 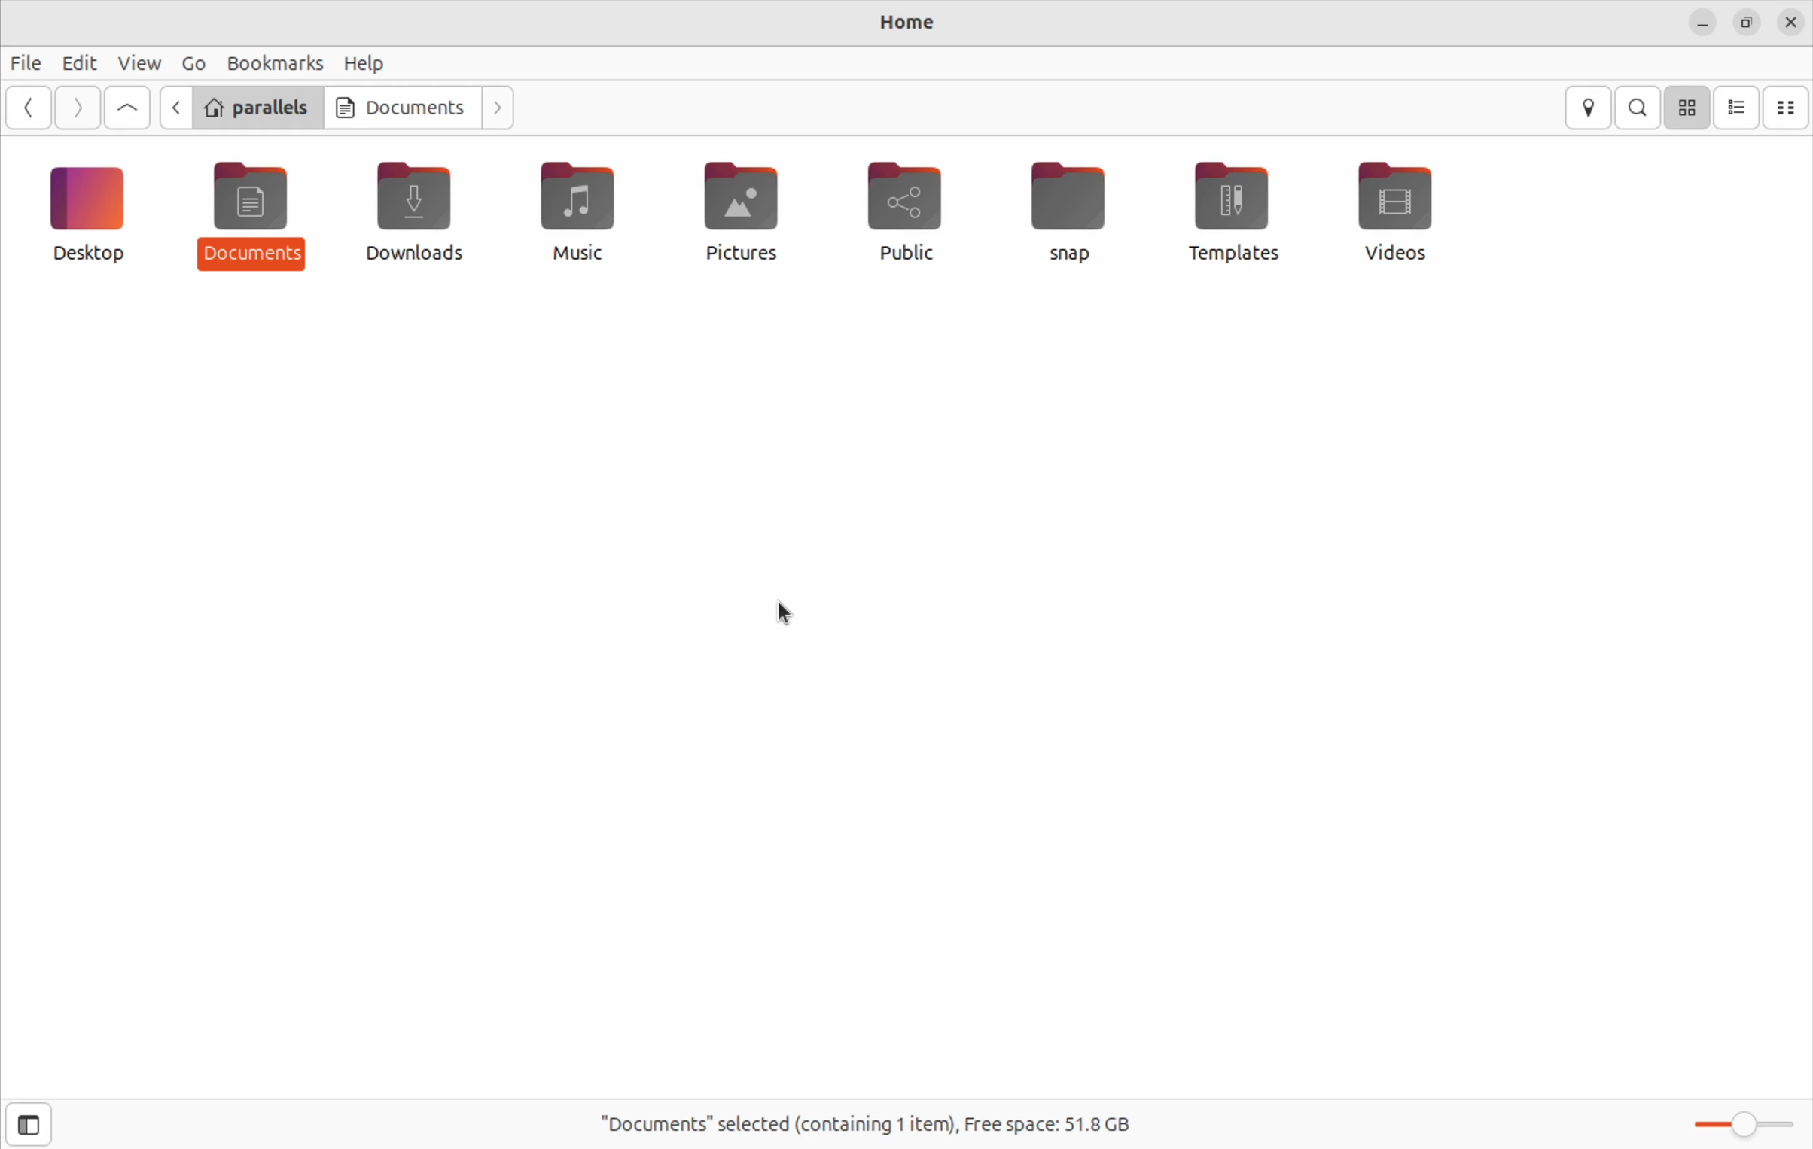 I want to click on documents, so click(x=922, y=26).